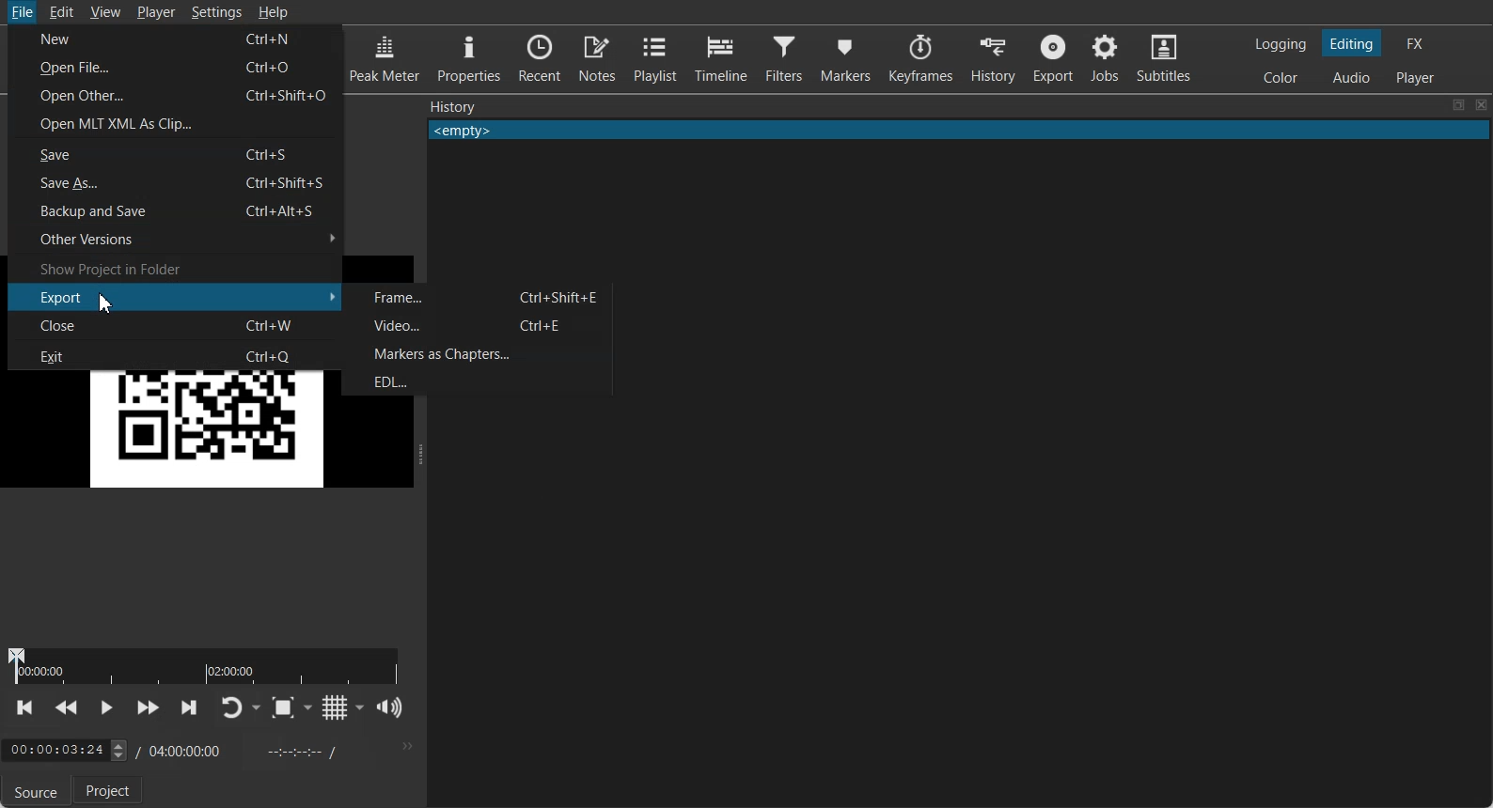 This screenshot has width=1493, height=808. What do you see at coordinates (275, 39) in the screenshot?
I see `Ctrl+N` at bounding box center [275, 39].